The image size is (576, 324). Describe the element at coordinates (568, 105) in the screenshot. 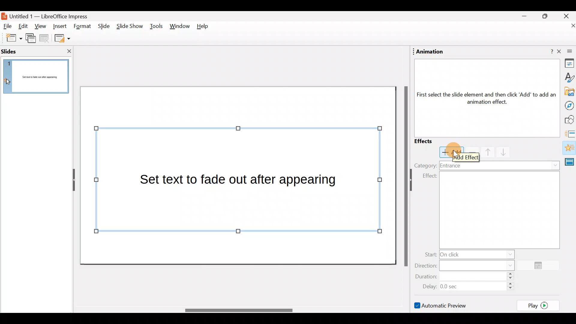

I see `Navigator` at that location.